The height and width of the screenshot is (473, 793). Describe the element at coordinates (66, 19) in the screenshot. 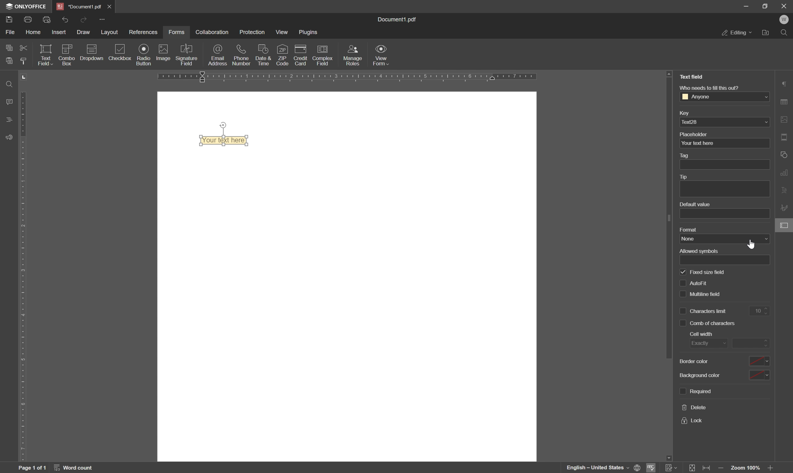

I see `undo` at that location.